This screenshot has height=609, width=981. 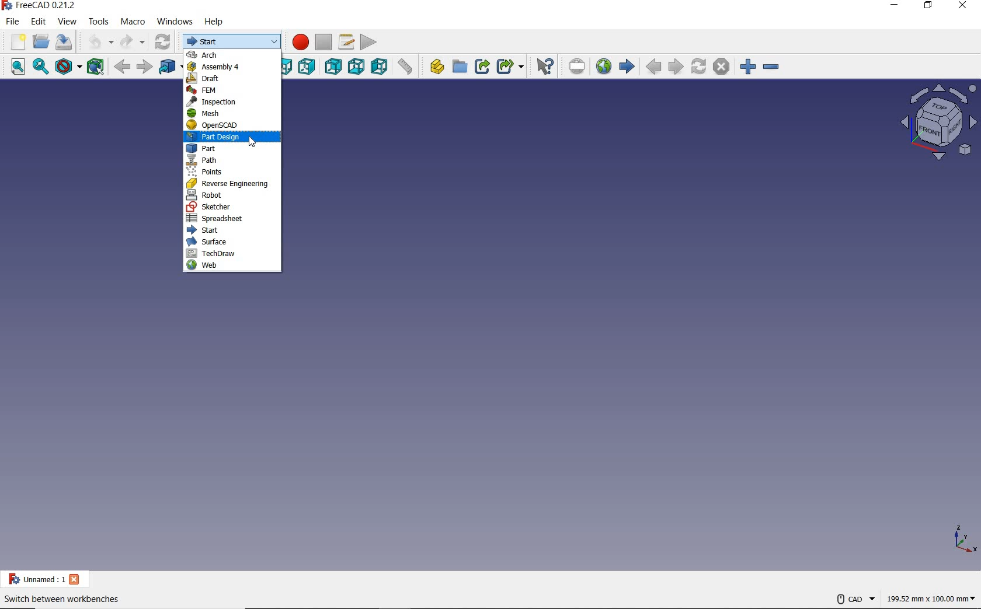 What do you see at coordinates (176, 22) in the screenshot?
I see `WINDOWS` at bounding box center [176, 22].